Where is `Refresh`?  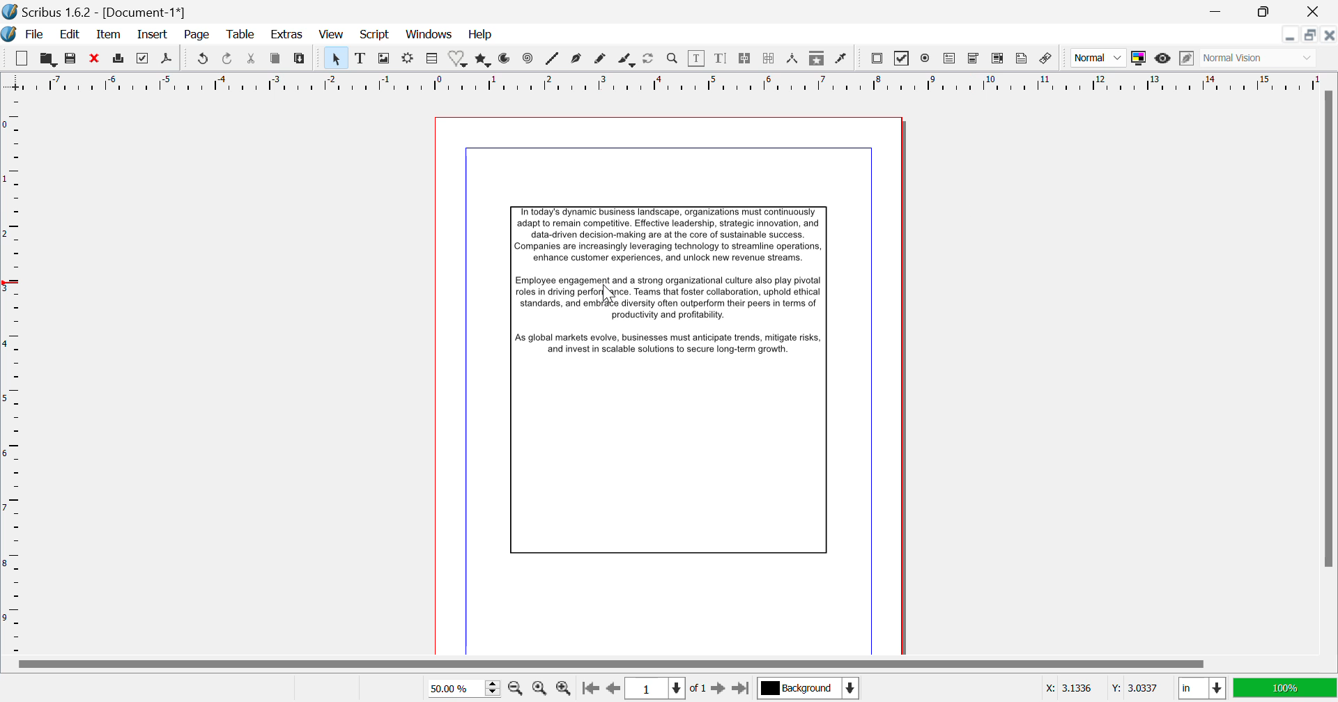
Refresh is located at coordinates (652, 59).